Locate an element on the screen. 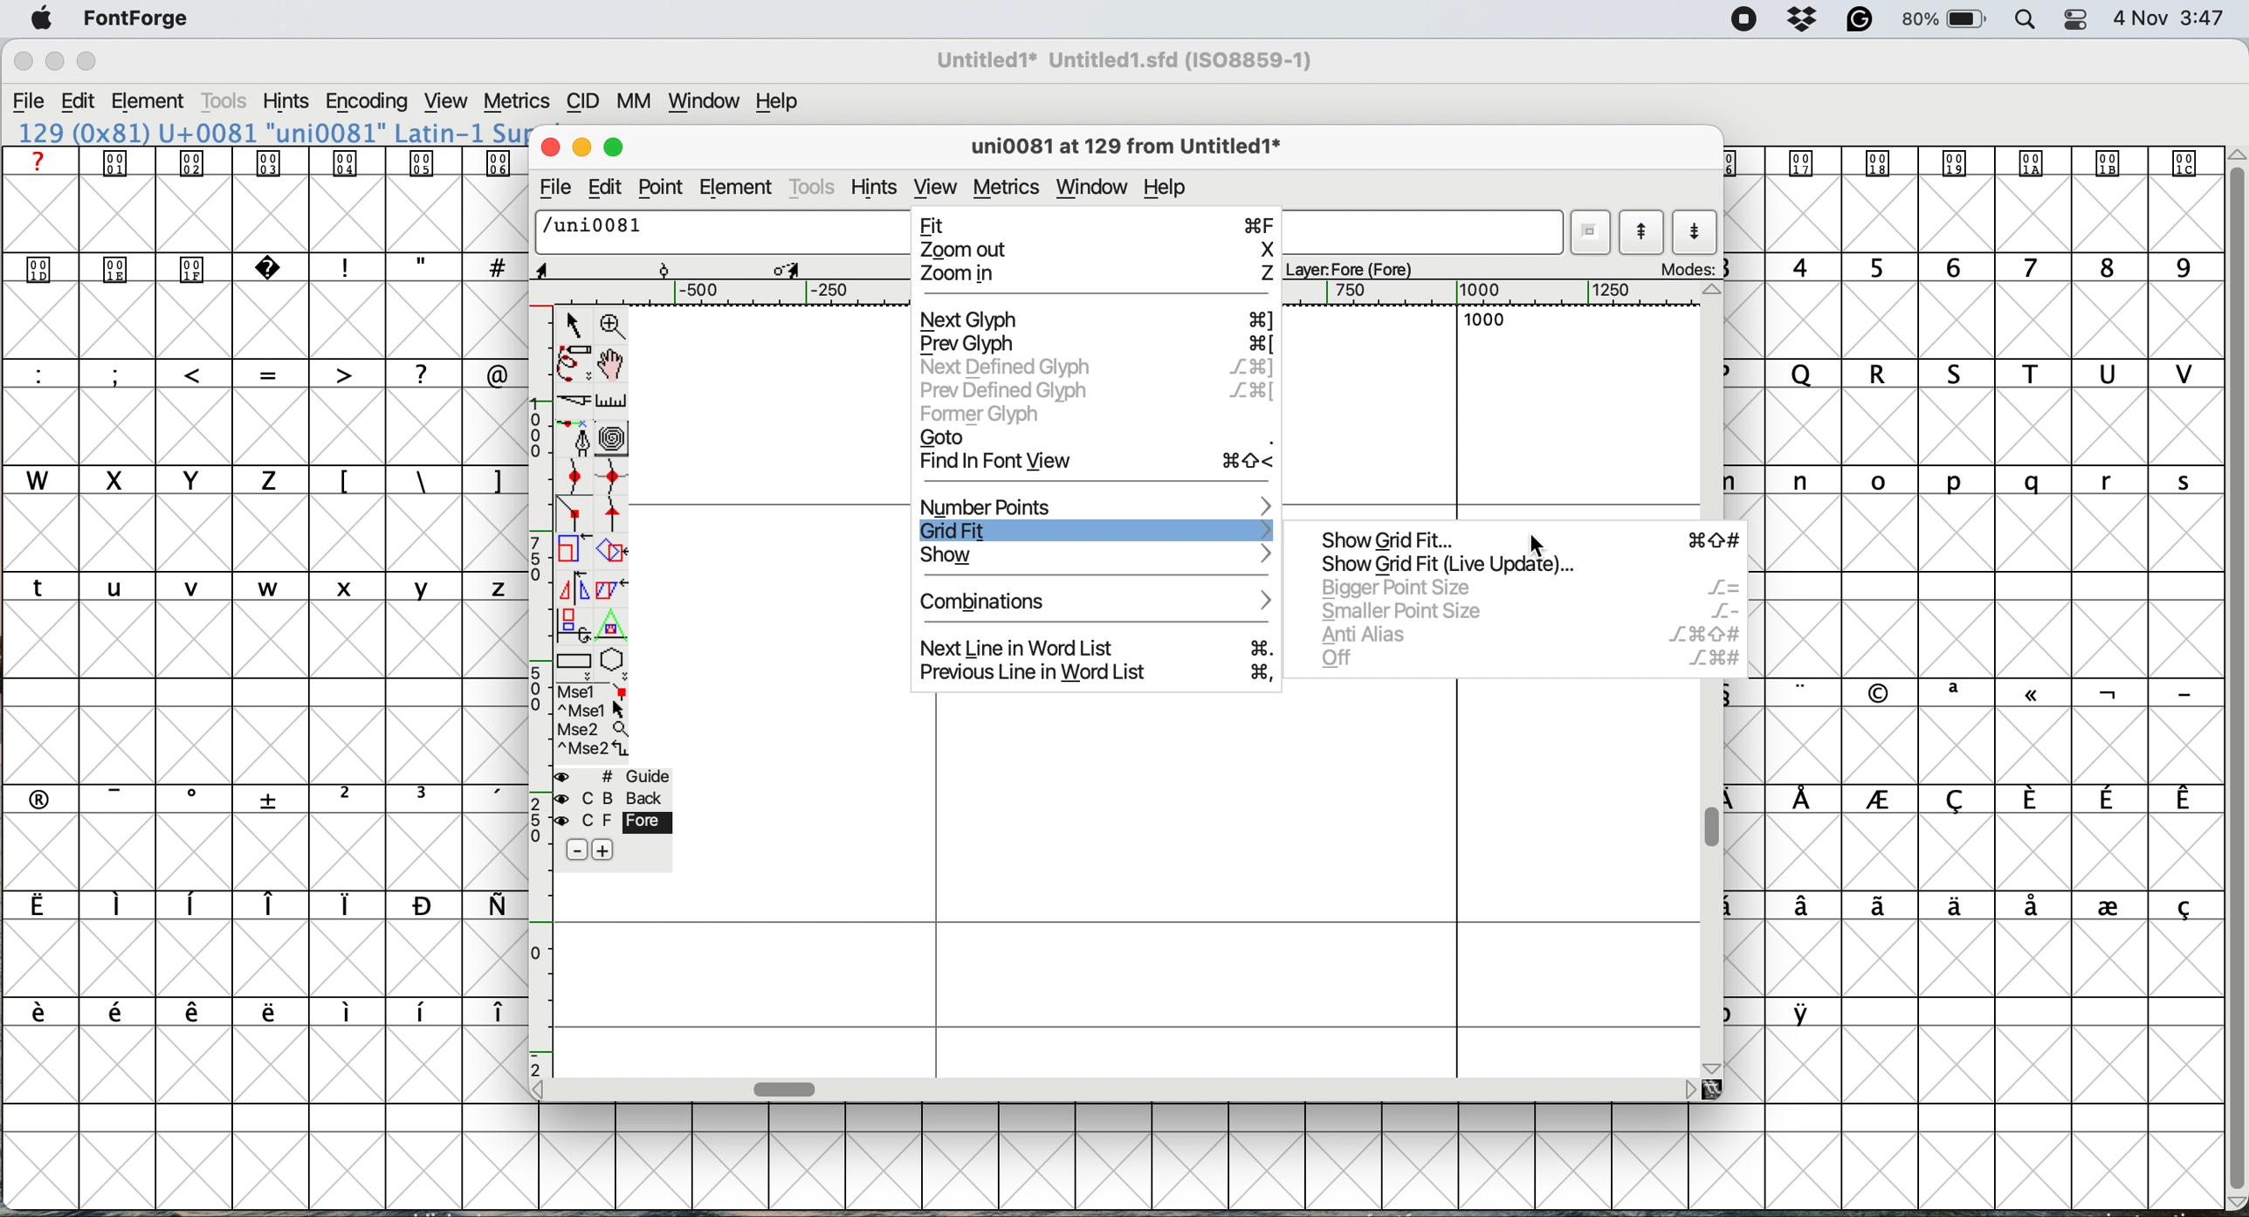 The image size is (2249, 1217). Metrics is located at coordinates (515, 104).